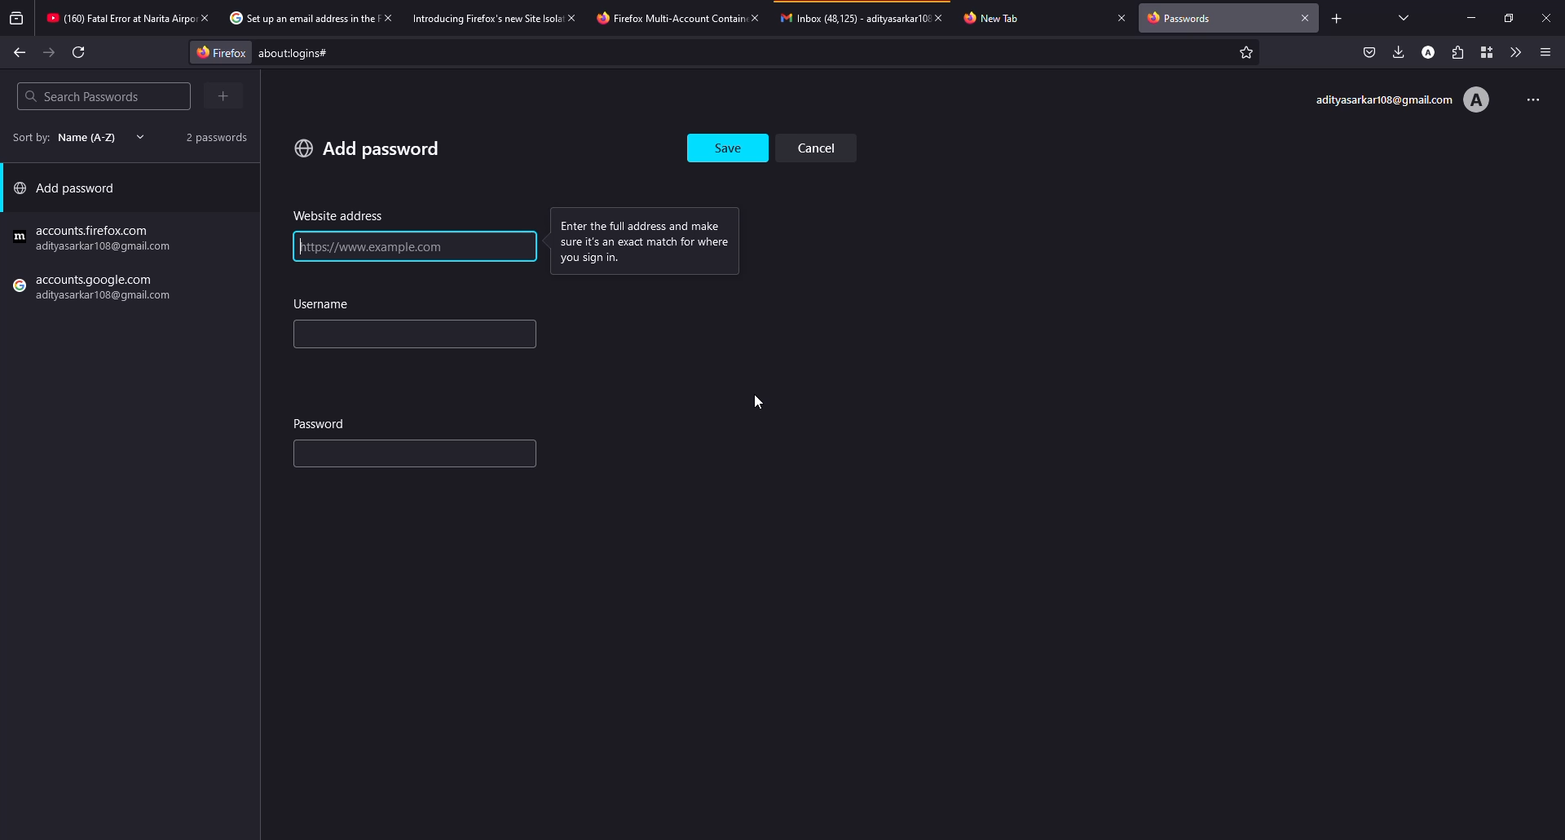 This screenshot has width=1565, height=840. What do you see at coordinates (1545, 52) in the screenshot?
I see `menu` at bounding box center [1545, 52].